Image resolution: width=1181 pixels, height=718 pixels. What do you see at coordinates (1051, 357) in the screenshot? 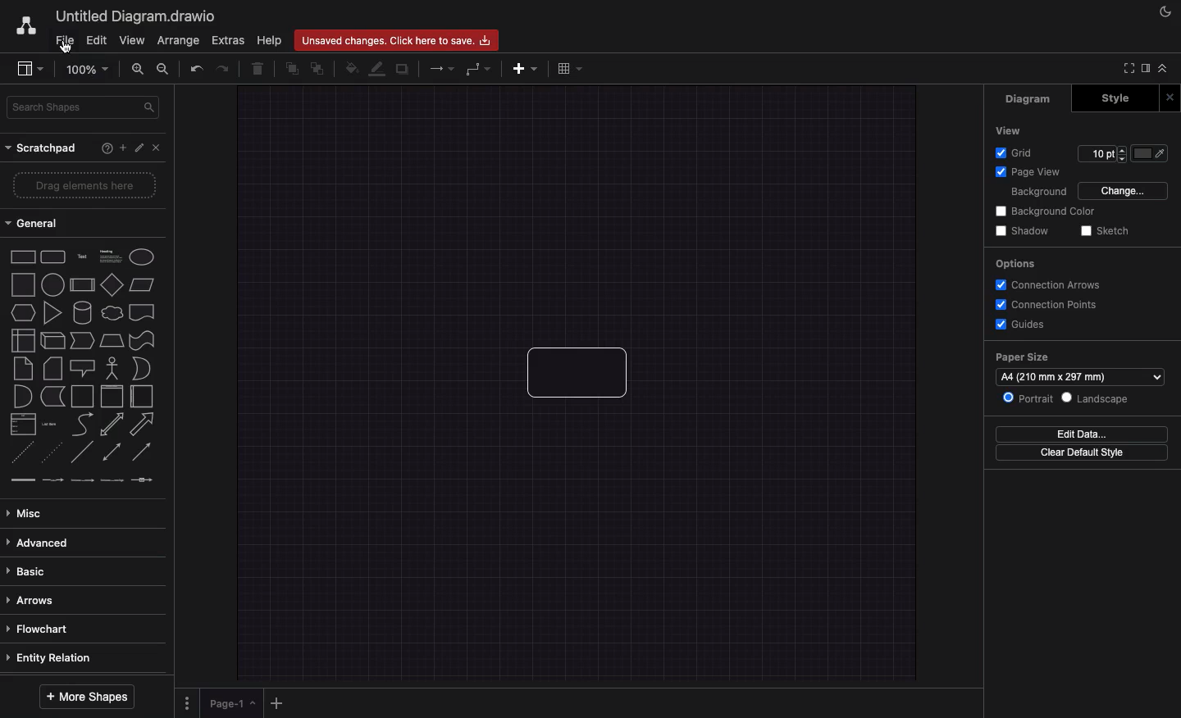
I see `Paper size` at bounding box center [1051, 357].